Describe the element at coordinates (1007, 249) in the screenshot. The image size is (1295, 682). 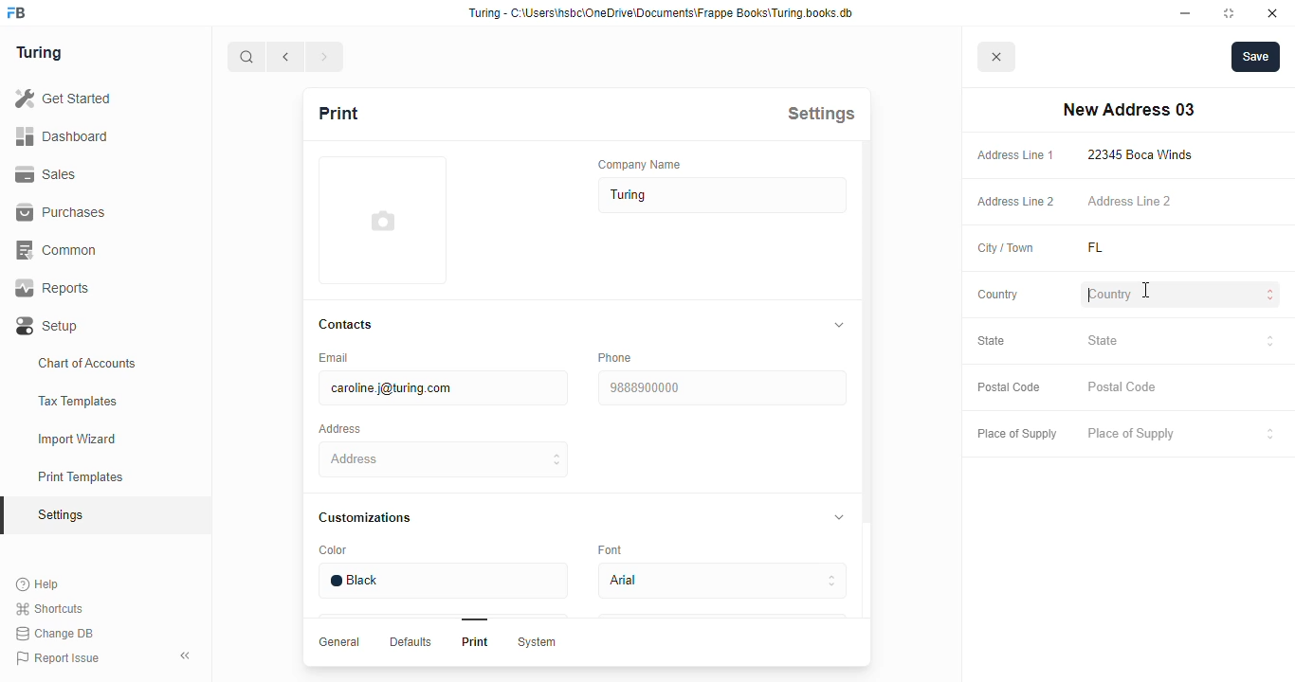
I see `city / town` at that location.